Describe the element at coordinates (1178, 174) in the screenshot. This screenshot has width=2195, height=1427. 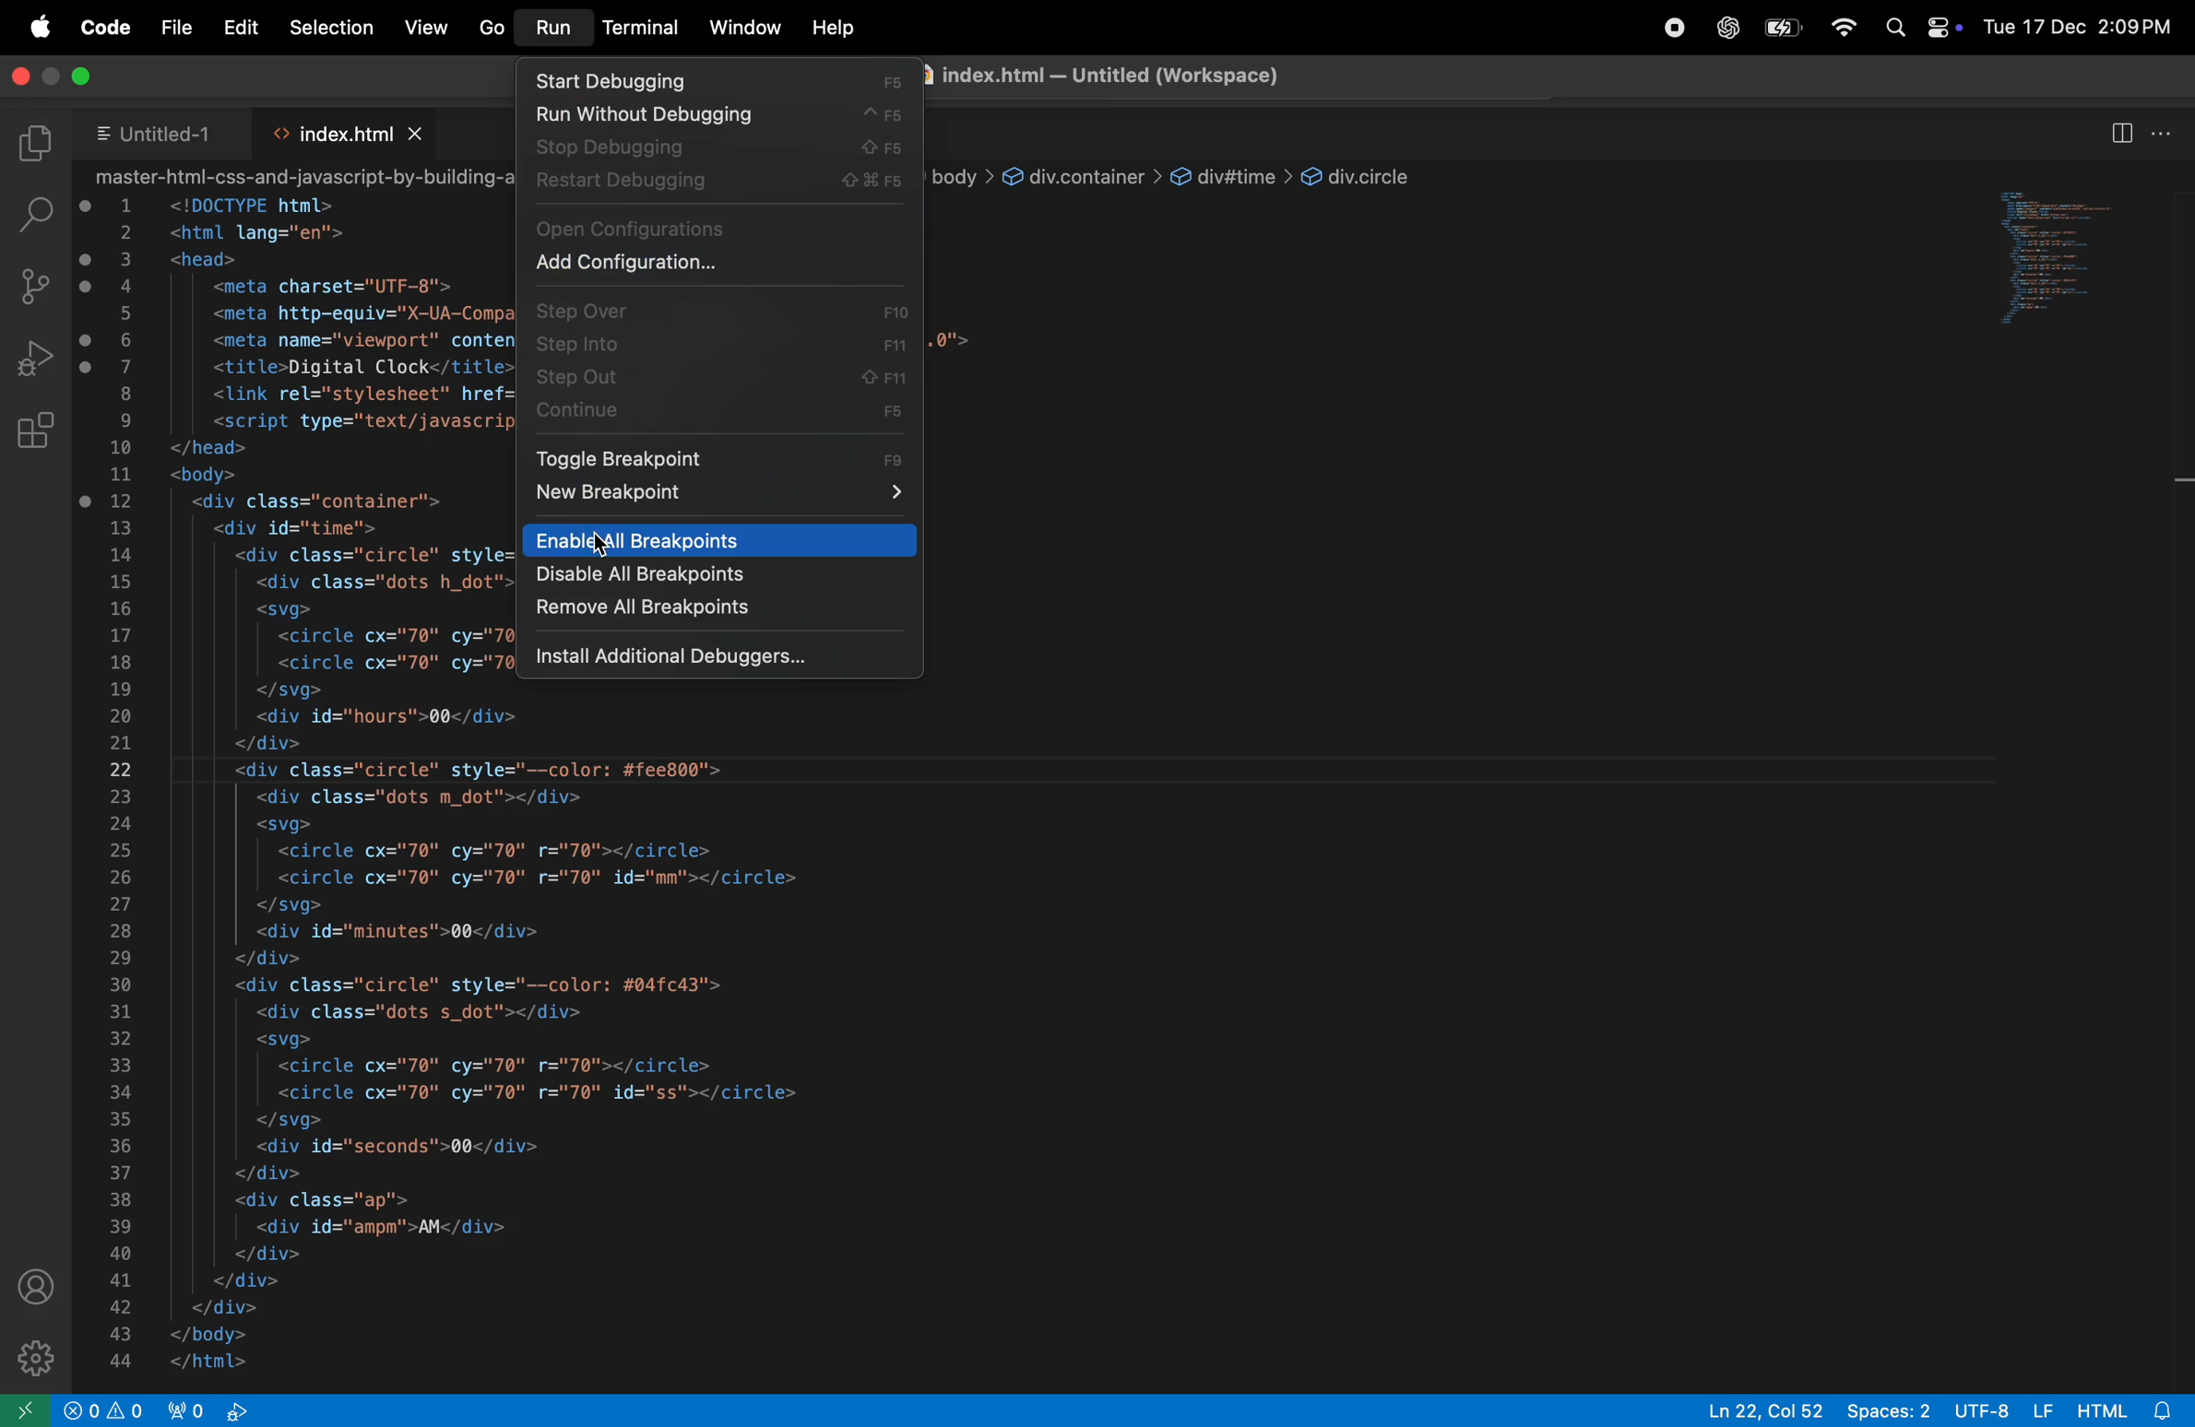
I see `-html-css-and-javascript-by-building-a-digital-clock > <> index.html > € html > @ body > © div.container > @ div#time > @ div.circle` at that location.